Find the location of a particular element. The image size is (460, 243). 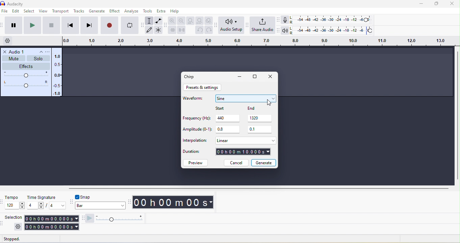

audacity snapping toolbar is located at coordinates (72, 201).